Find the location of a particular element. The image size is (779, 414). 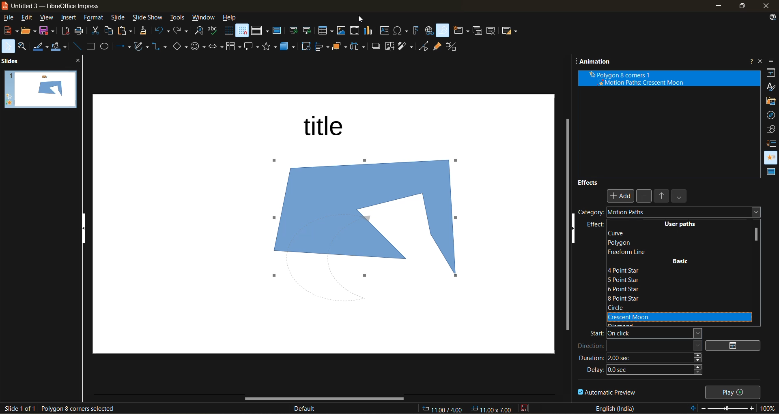

edit is located at coordinates (30, 18).